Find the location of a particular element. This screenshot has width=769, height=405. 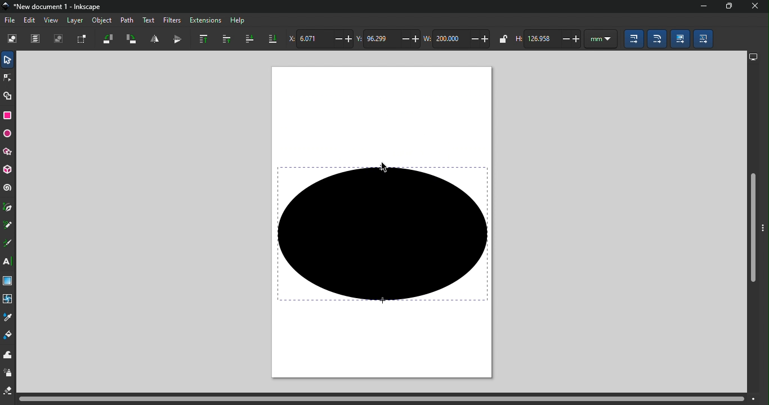

Raise selection one step is located at coordinates (226, 40).